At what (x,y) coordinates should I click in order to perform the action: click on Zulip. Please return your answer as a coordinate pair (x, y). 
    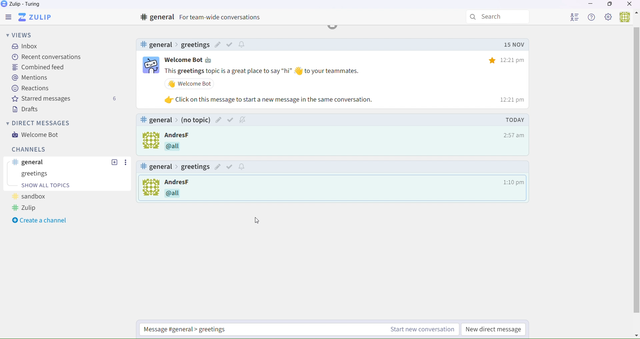
    Looking at the image, I should click on (39, 17).